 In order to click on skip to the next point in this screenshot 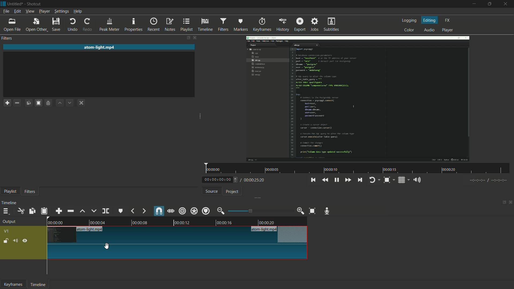, I will do `click(359, 180)`.